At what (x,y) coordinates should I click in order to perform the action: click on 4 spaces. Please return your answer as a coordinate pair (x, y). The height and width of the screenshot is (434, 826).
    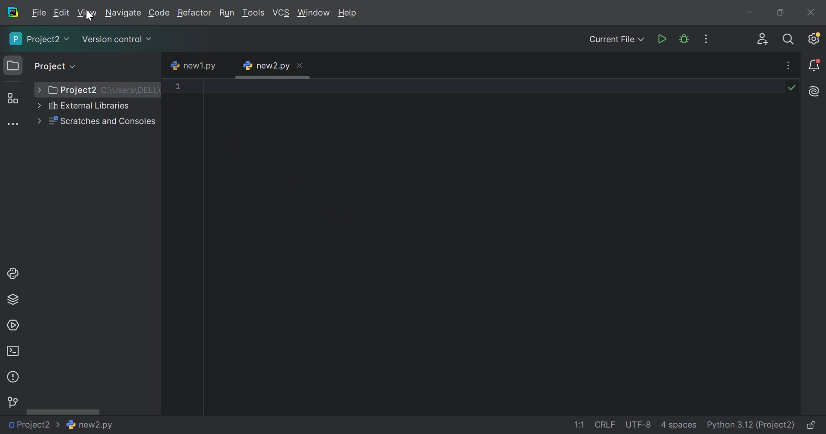
    Looking at the image, I should click on (679, 427).